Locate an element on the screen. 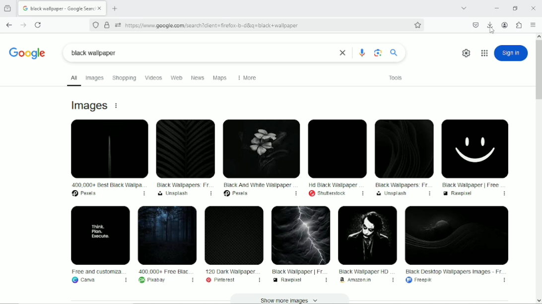  Reload current page is located at coordinates (39, 24).